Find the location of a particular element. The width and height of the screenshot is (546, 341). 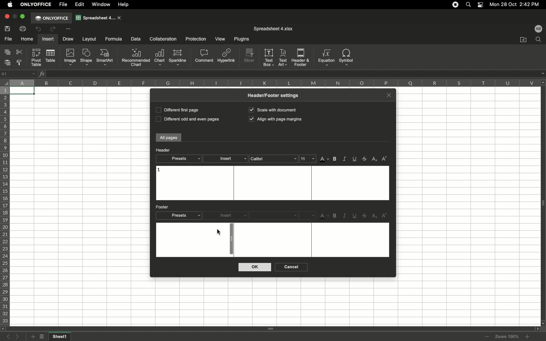

Calibri is located at coordinates (273, 159).